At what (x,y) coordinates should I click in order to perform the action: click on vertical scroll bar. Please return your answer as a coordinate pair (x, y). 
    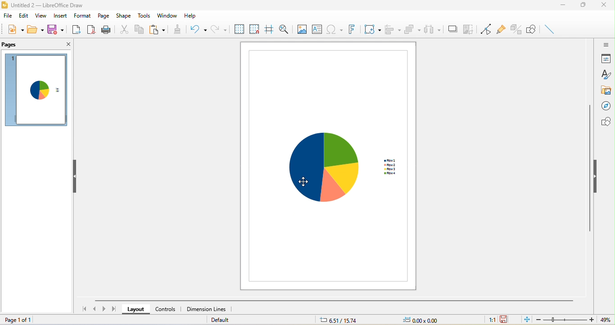
    Looking at the image, I should click on (590, 171).